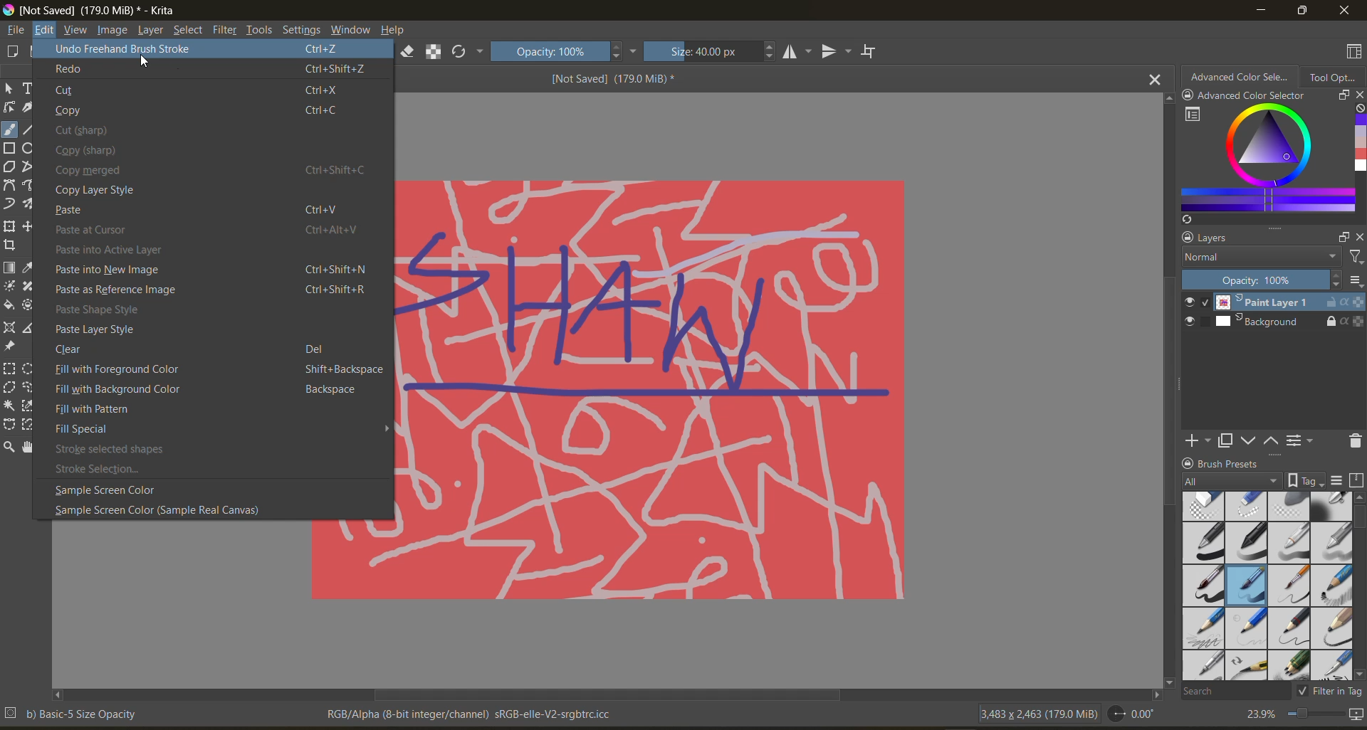 The image size is (1367, 730). I want to click on Size: 40.00 px, so click(712, 51).